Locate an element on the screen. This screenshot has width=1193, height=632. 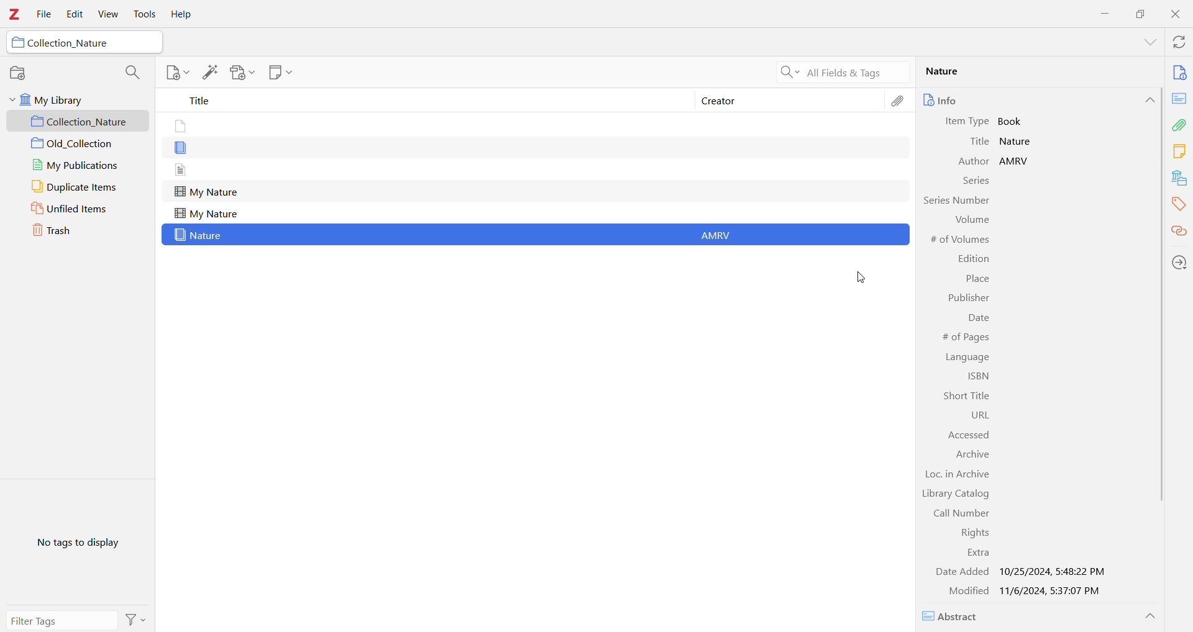
Attachments is located at coordinates (1179, 125).